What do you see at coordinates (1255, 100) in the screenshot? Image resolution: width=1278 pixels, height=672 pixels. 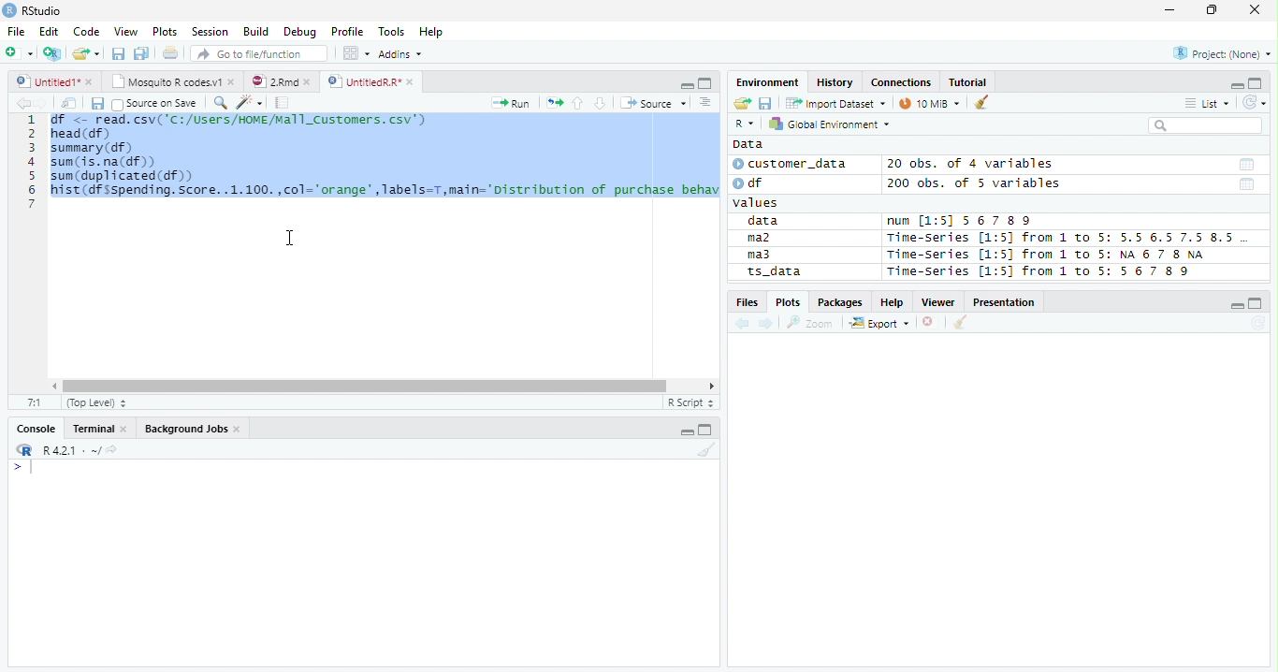 I see `Refresh` at bounding box center [1255, 100].